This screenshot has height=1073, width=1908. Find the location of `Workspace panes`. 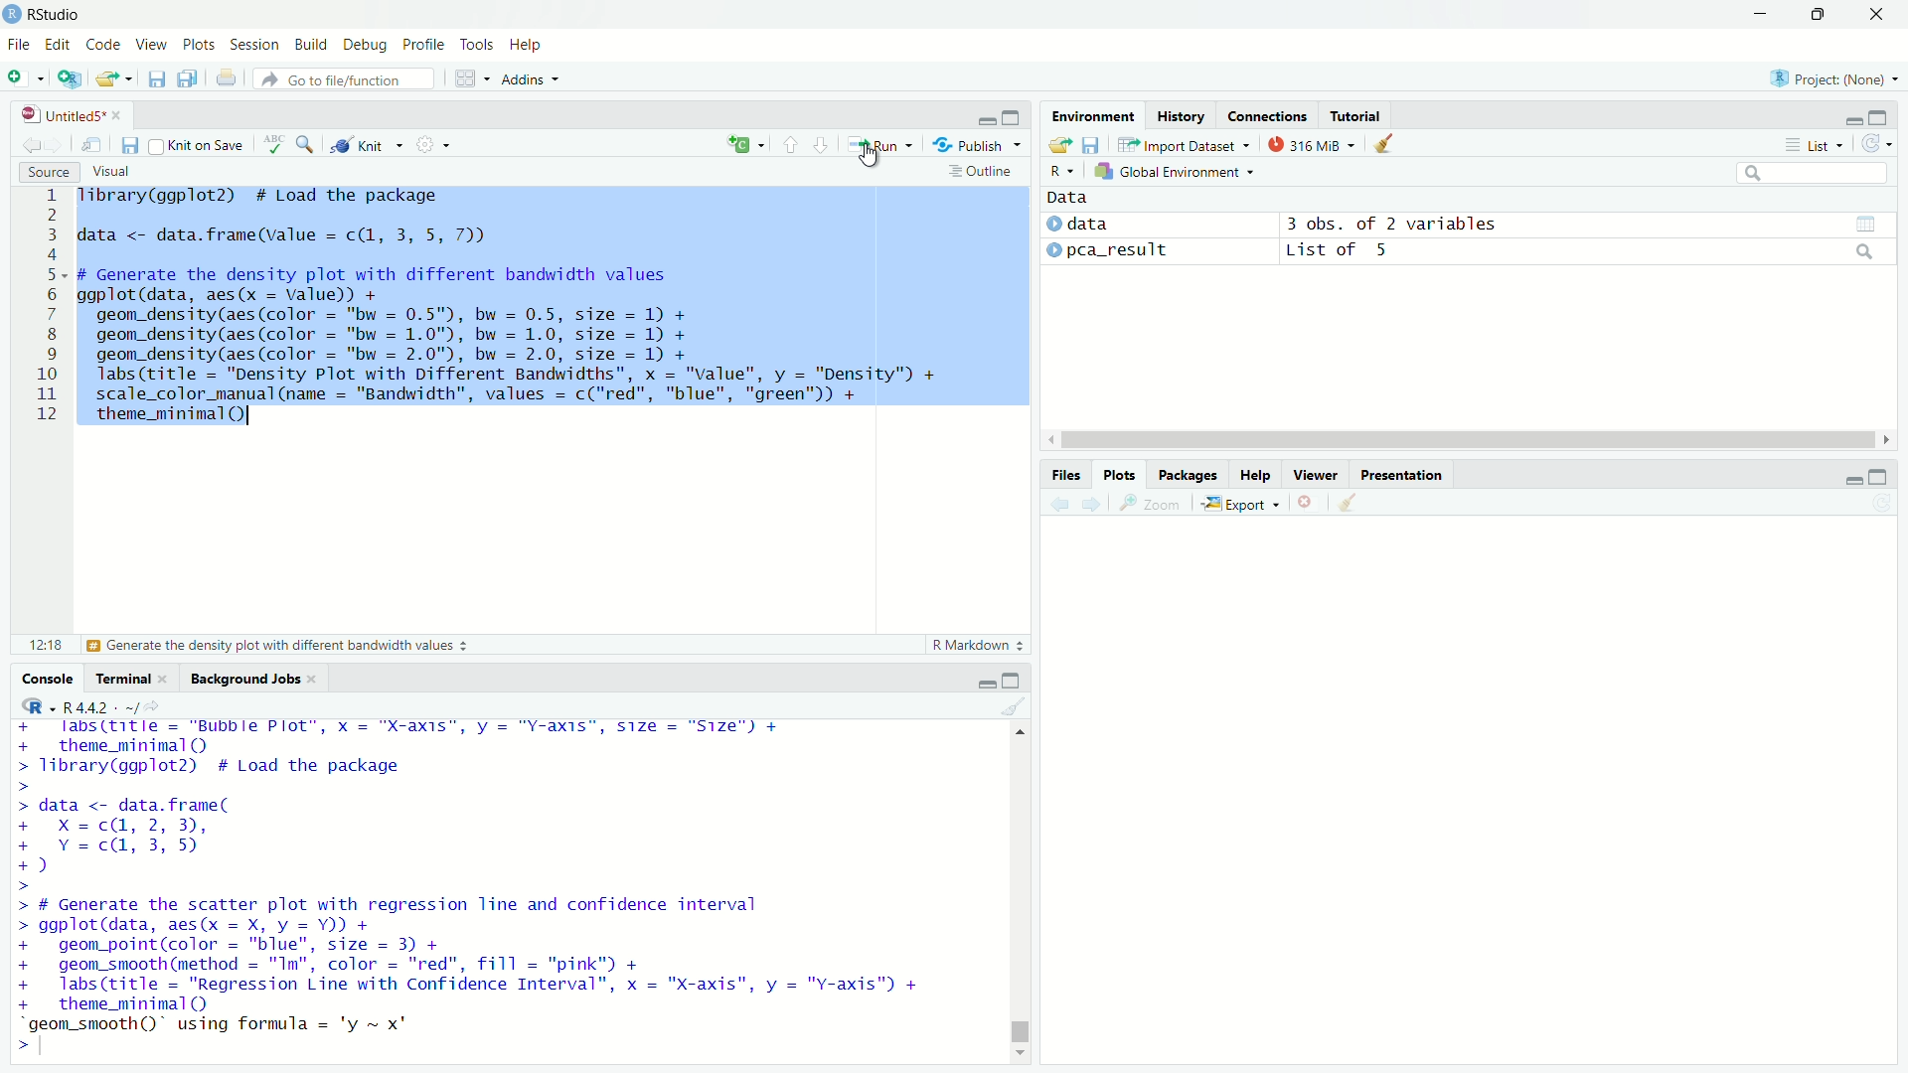

Workspace panes is located at coordinates (472, 77).